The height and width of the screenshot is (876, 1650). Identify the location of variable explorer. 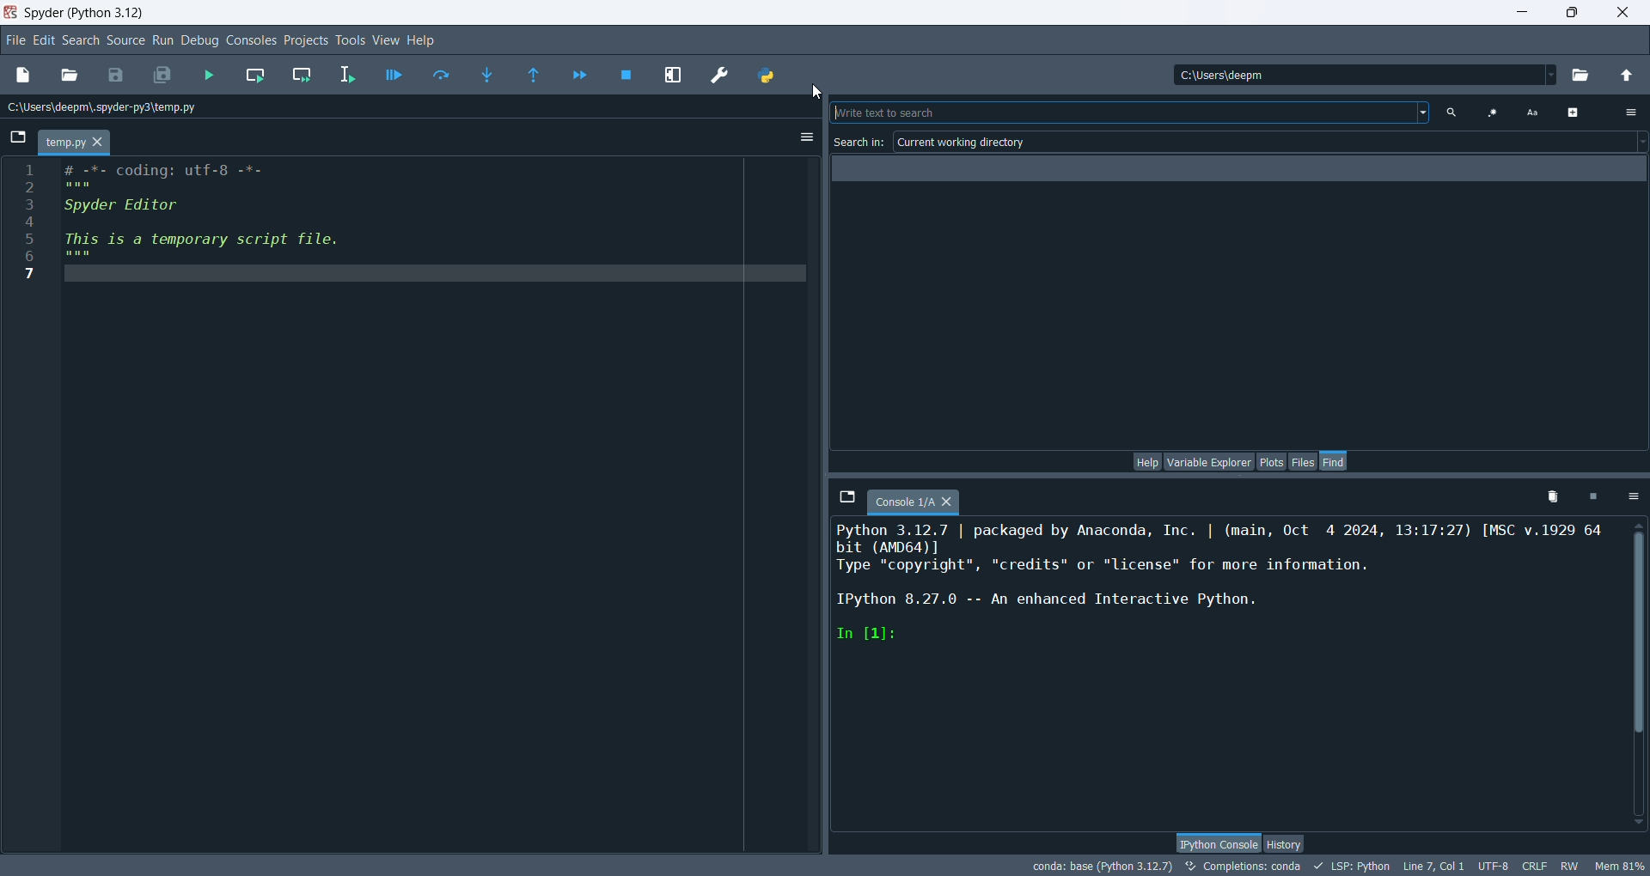
(1210, 462).